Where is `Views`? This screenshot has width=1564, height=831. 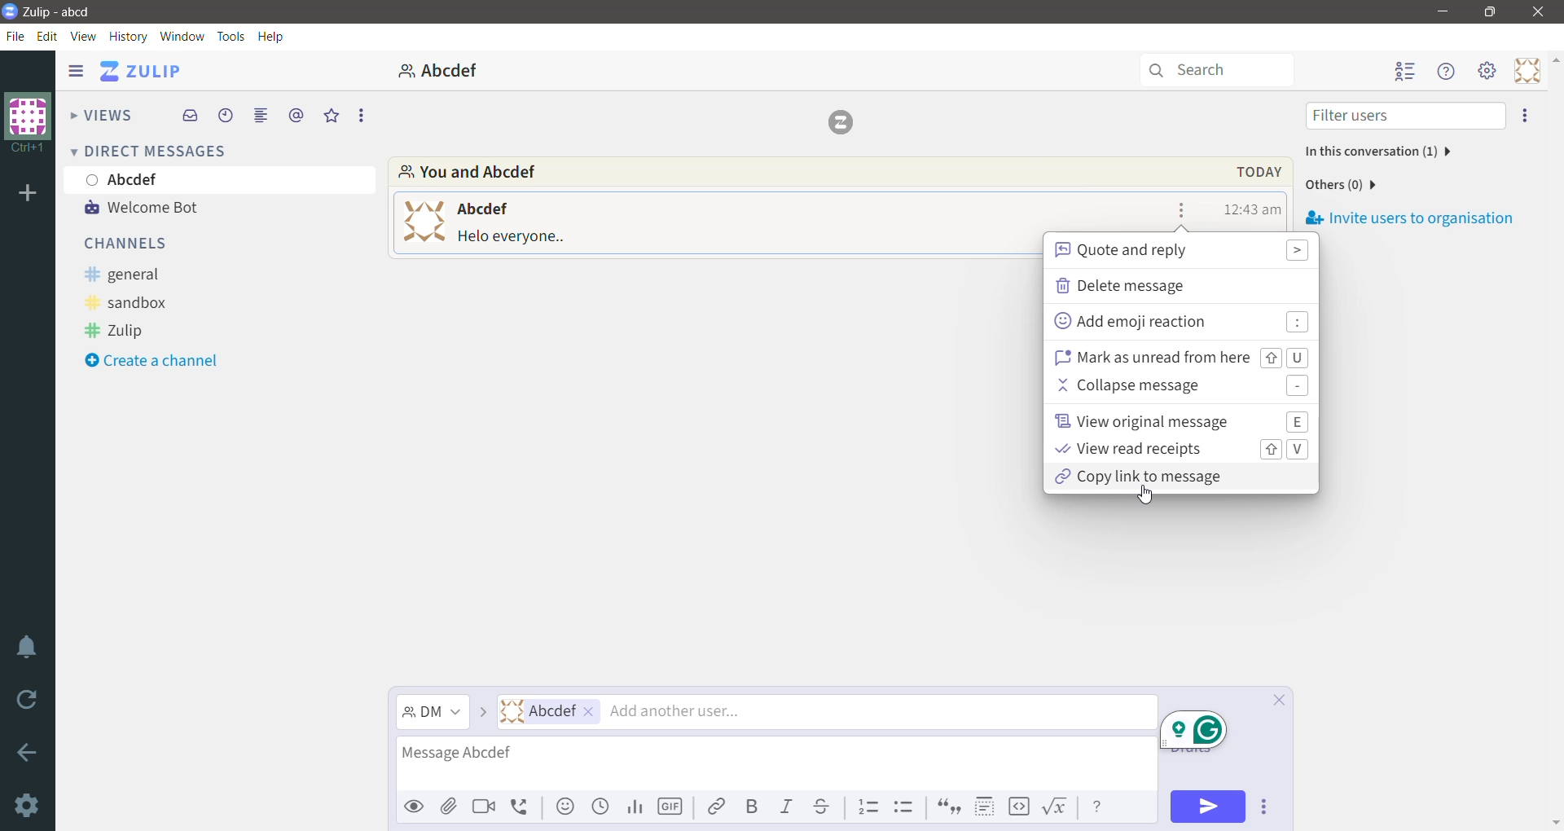
Views is located at coordinates (100, 113).